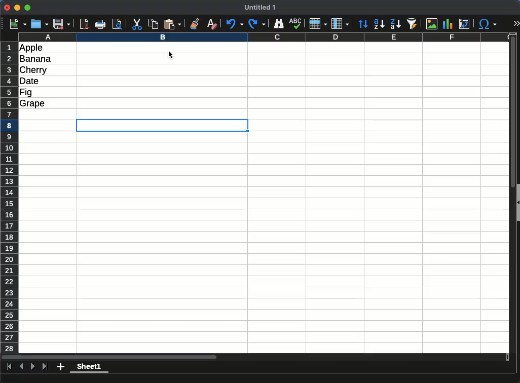 The height and width of the screenshot is (383, 520). Describe the element at coordinates (33, 367) in the screenshot. I see `next sheet` at that location.